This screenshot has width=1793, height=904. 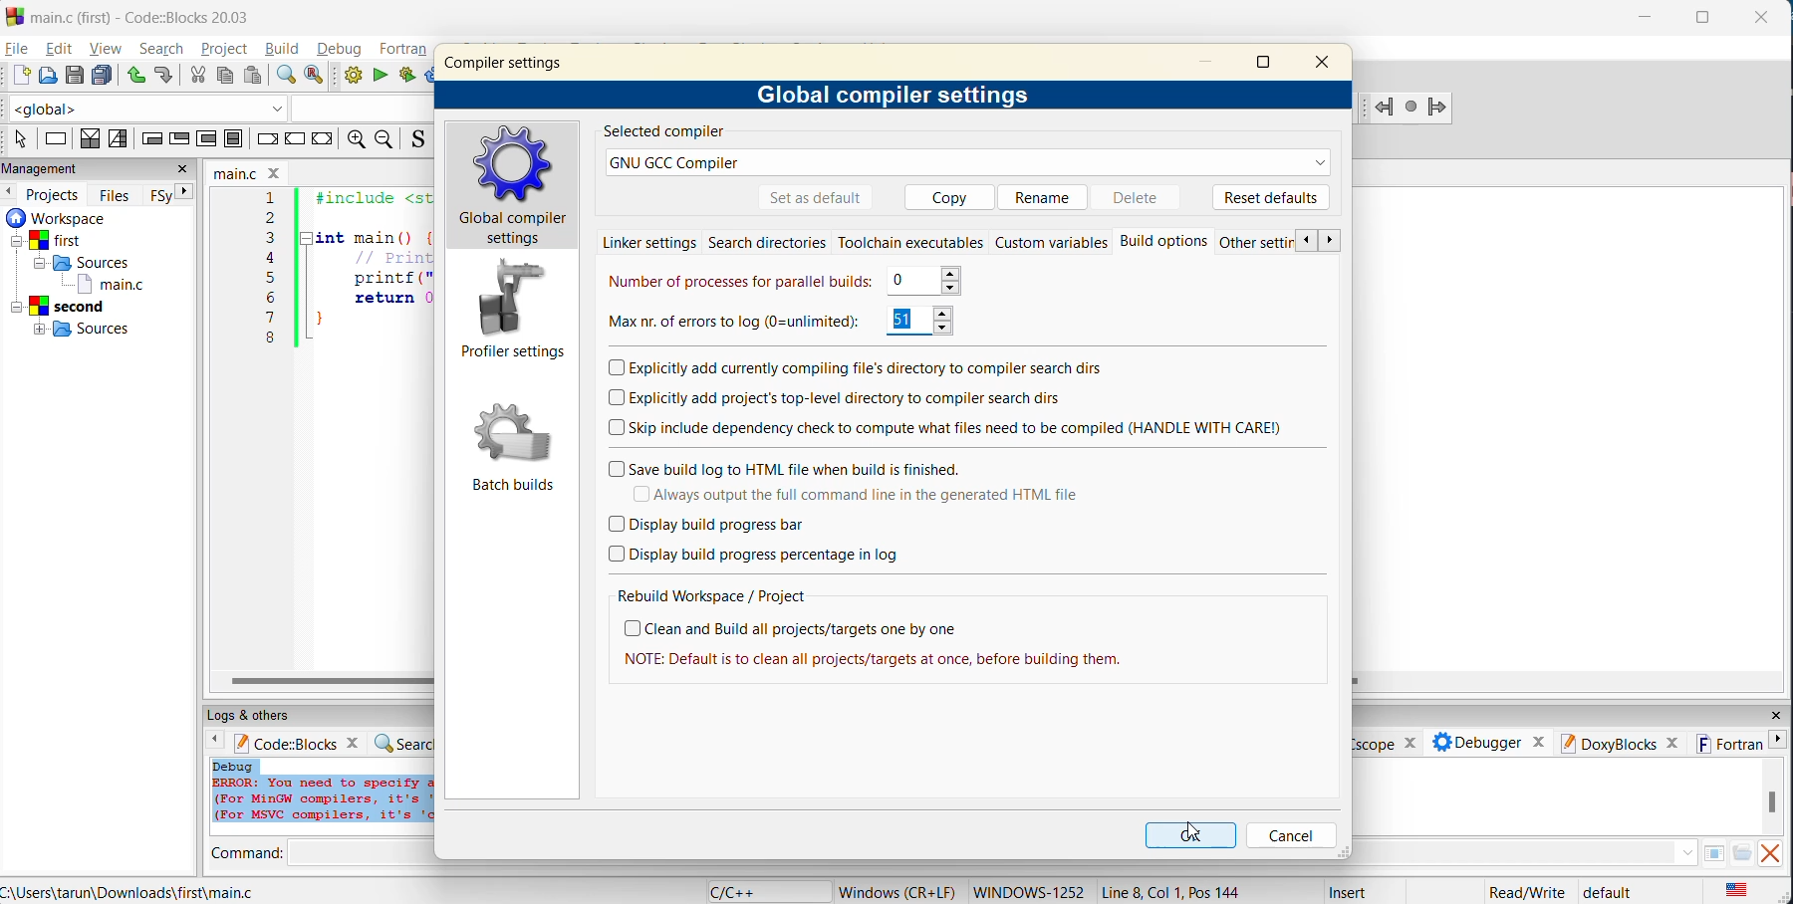 What do you see at coordinates (1702, 17) in the screenshot?
I see `maximize` at bounding box center [1702, 17].